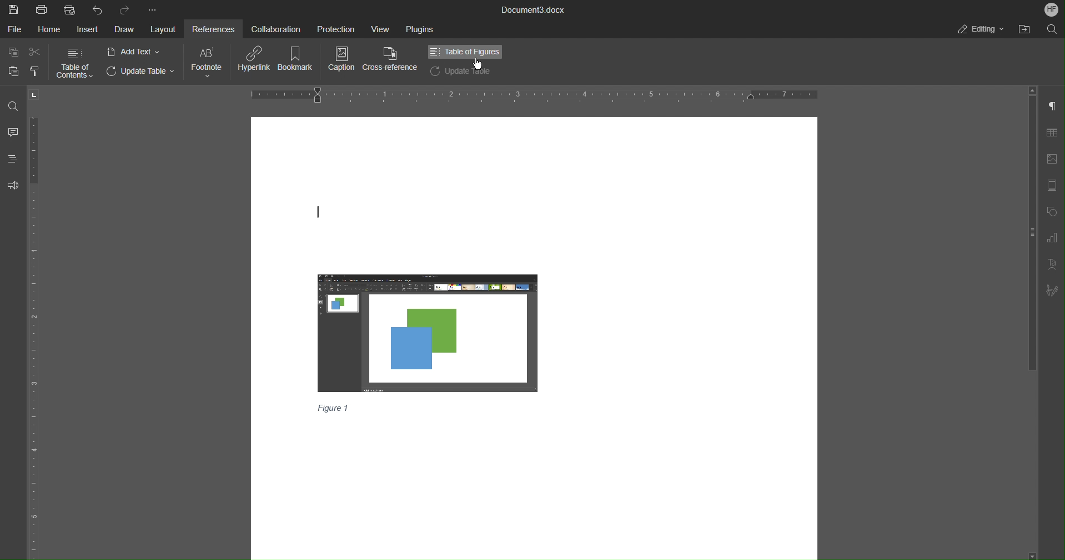 The image size is (1065, 560). Describe the element at coordinates (75, 63) in the screenshot. I see `Table of Contents` at that location.